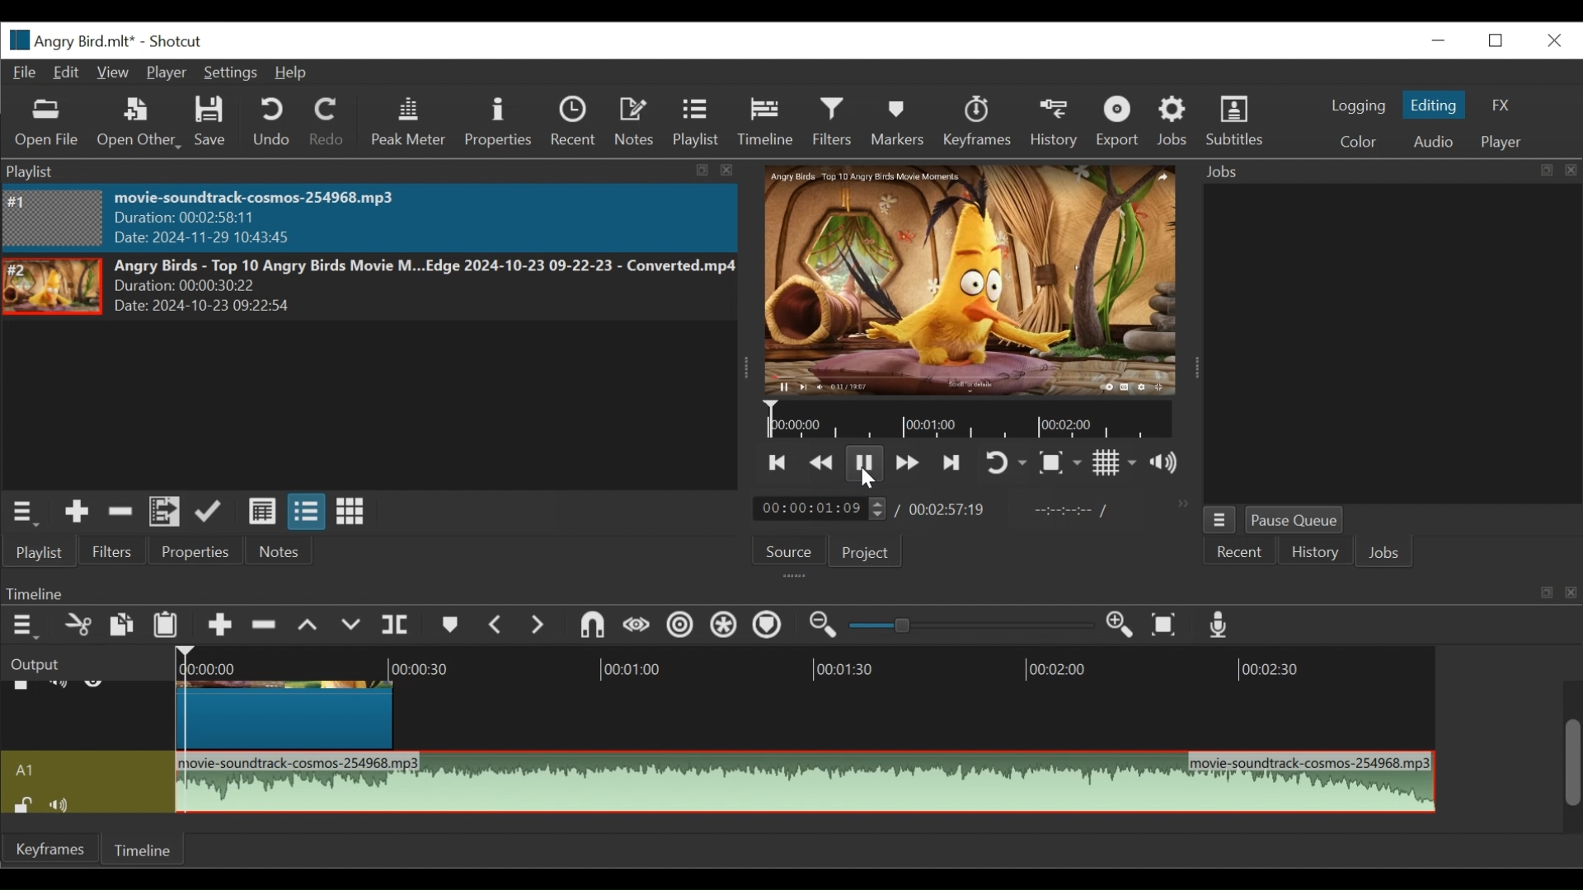  What do you see at coordinates (424, 287) in the screenshot?
I see `Angry Birds - Top 10 Angry Birds Movie M...Edge 2024-10-23 09-22-23 - Converted.mp4Duration: 00:00:30:22 Date: 2024-10-23 09:22>5` at bounding box center [424, 287].